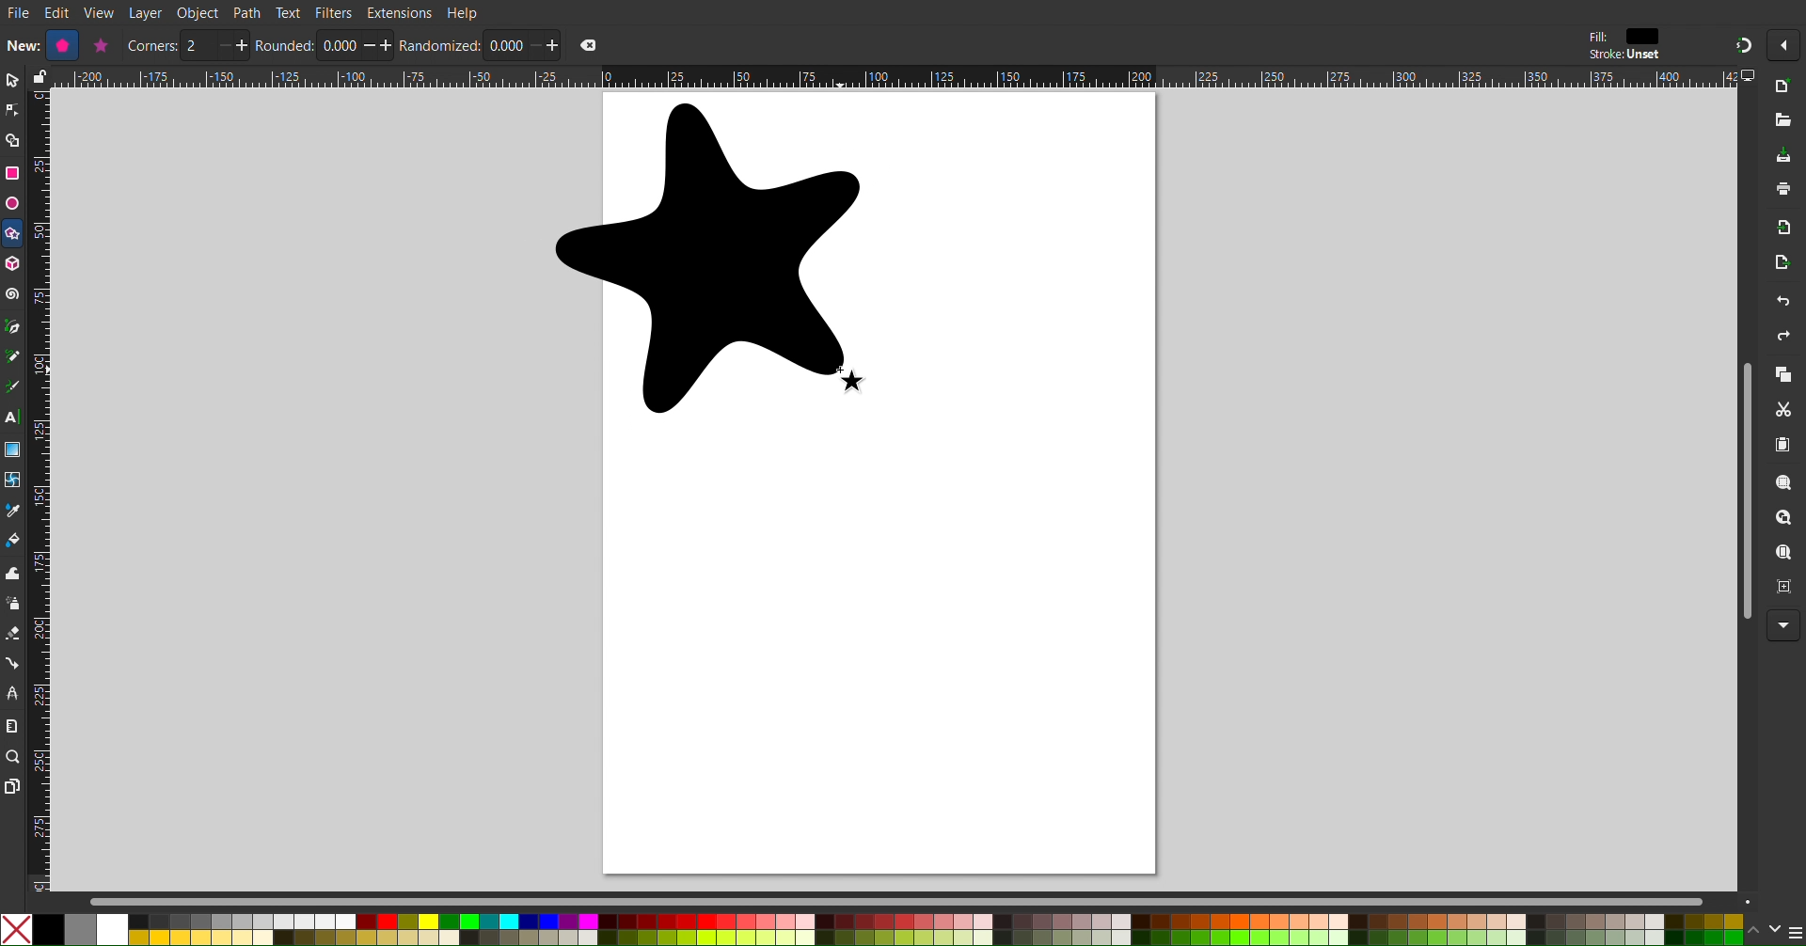  Describe the element at coordinates (1785, 485) in the screenshot. I see `Zoom Selection` at that location.